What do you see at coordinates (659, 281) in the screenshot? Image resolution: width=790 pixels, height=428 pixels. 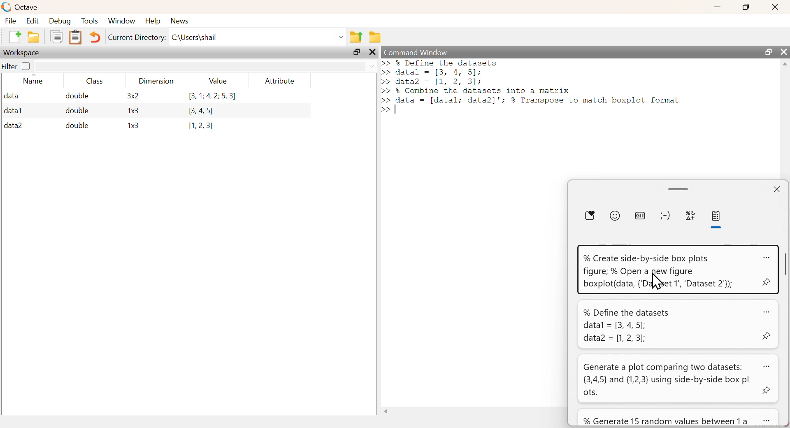 I see `cursor` at bounding box center [659, 281].